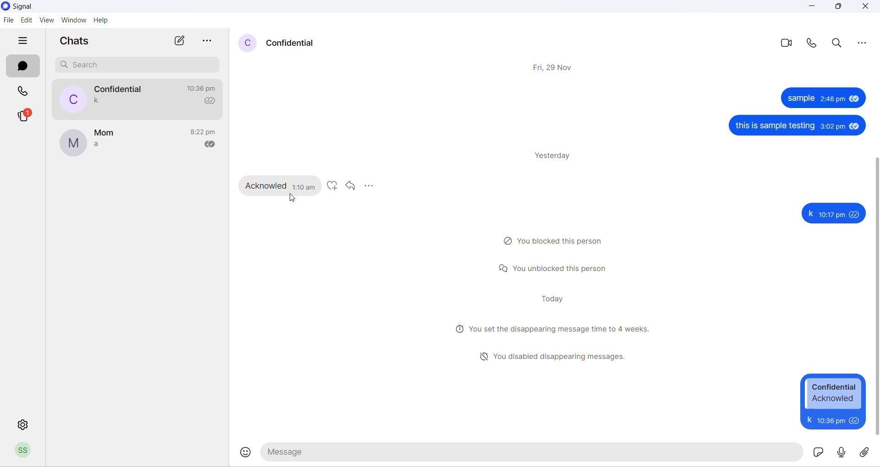 Image resolution: width=880 pixels, height=467 pixels. I want to click on settings, so click(21, 421).